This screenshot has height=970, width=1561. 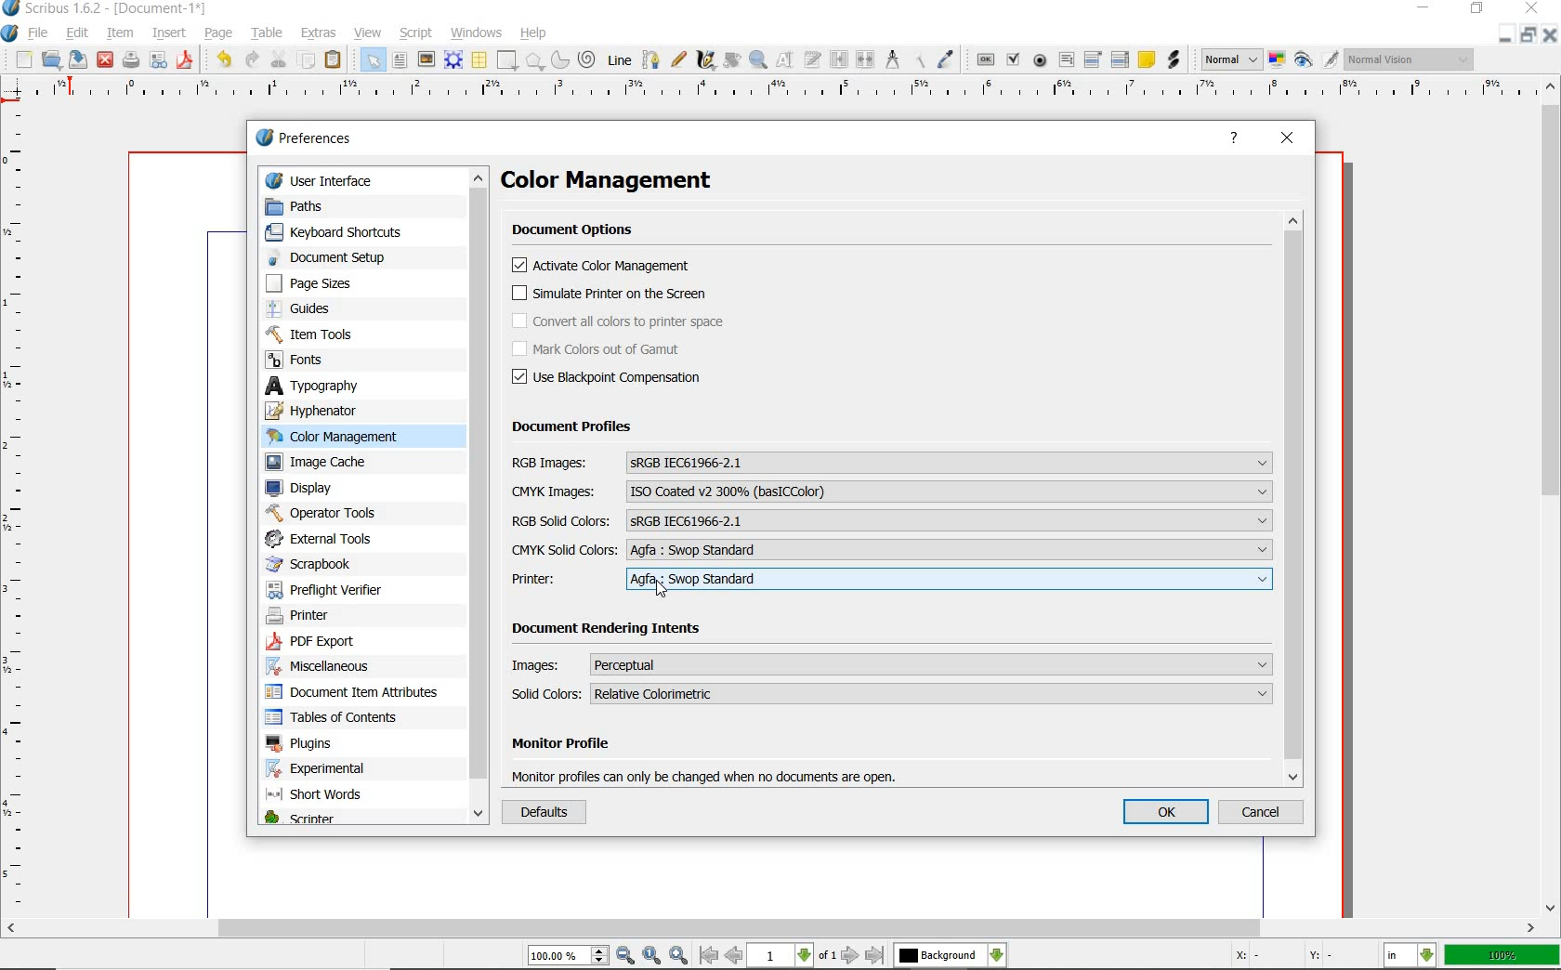 What do you see at coordinates (1550, 497) in the screenshot?
I see `scrollbar` at bounding box center [1550, 497].